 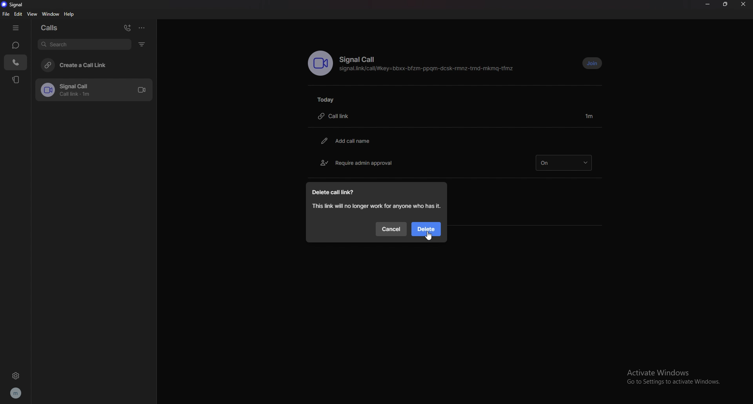 What do you see at coordinates (327, 99) in the screenshot?
I see `today` at bounding box center [327, 99].